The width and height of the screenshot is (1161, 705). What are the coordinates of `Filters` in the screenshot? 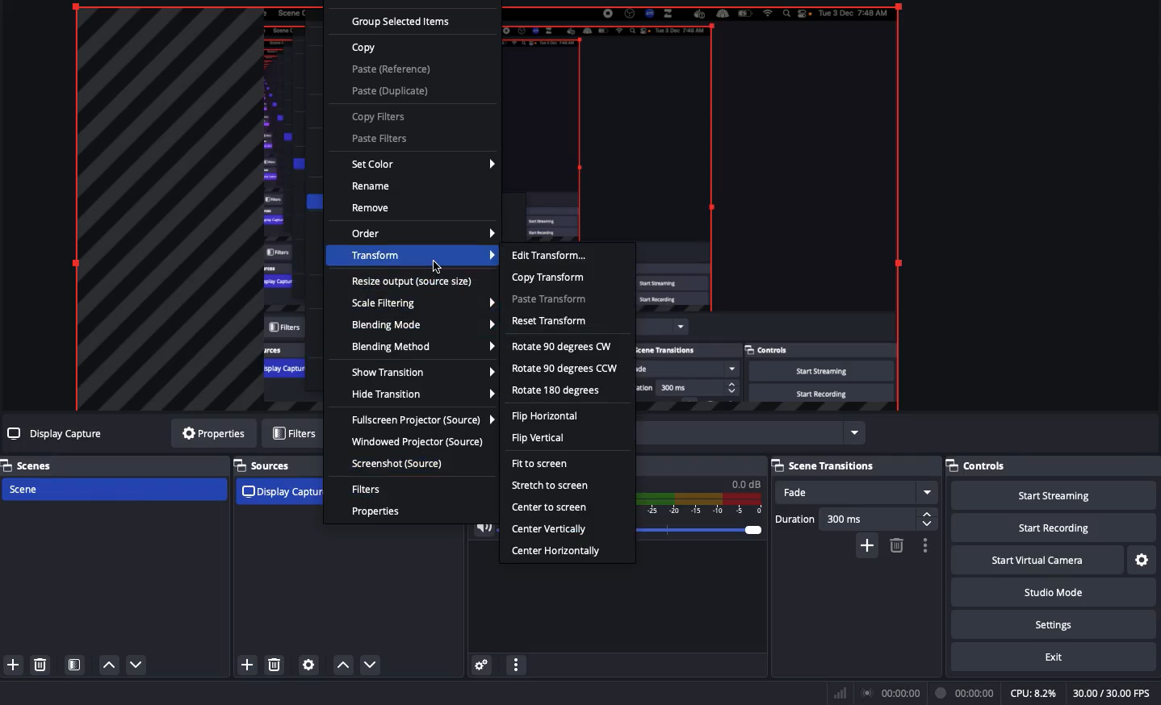 It's located at (371, 490).